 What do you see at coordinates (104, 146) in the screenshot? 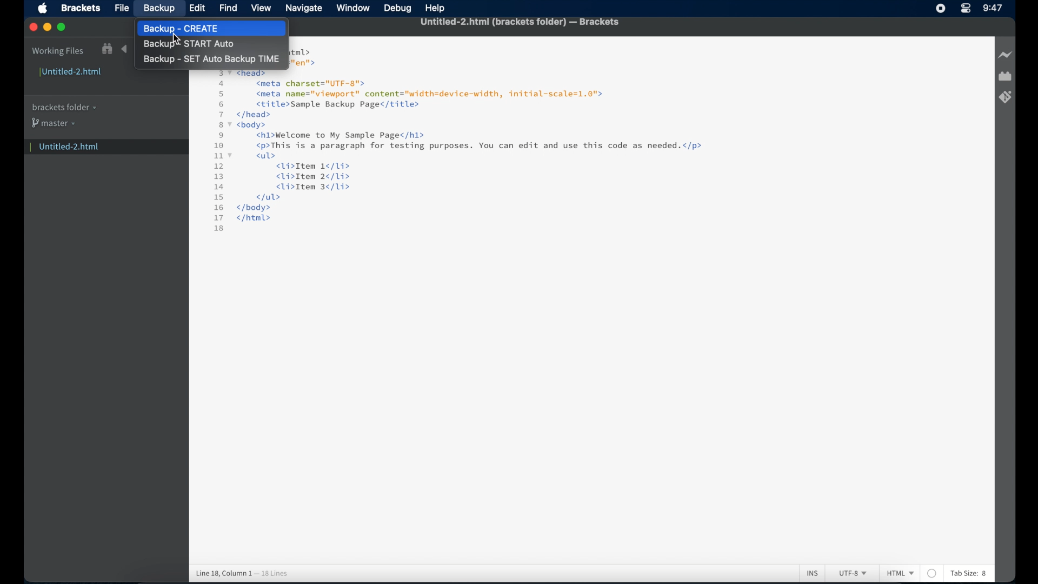
I see `untitled-2.html` at bounding box center [104, 146].